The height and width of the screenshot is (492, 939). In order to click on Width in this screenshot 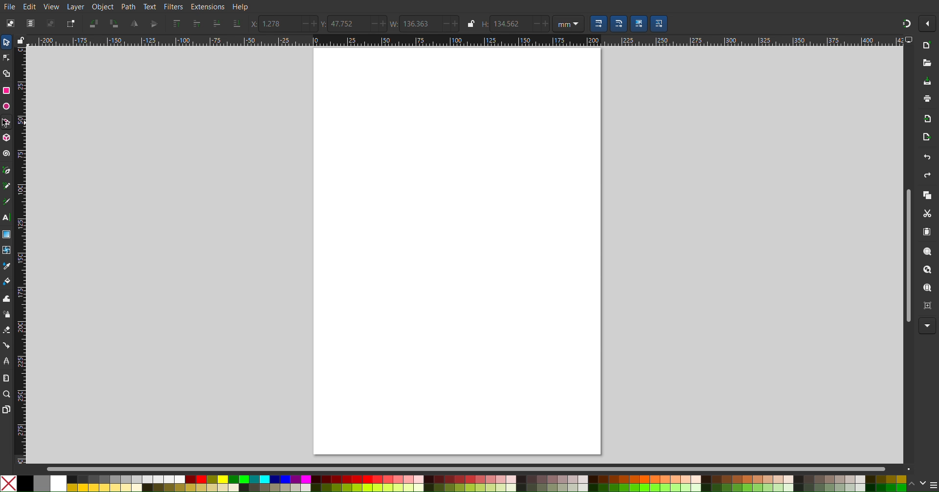, I will do `click(393, 23)`.